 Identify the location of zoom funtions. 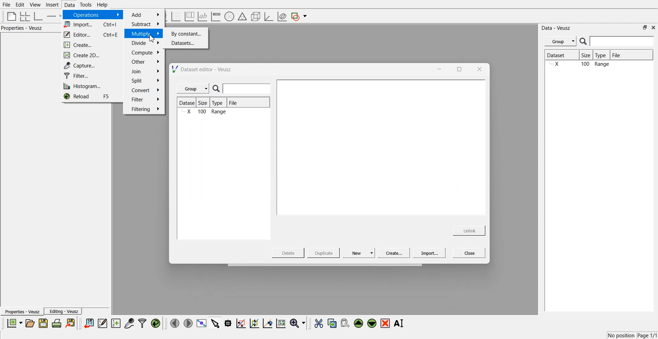
(297, 324).